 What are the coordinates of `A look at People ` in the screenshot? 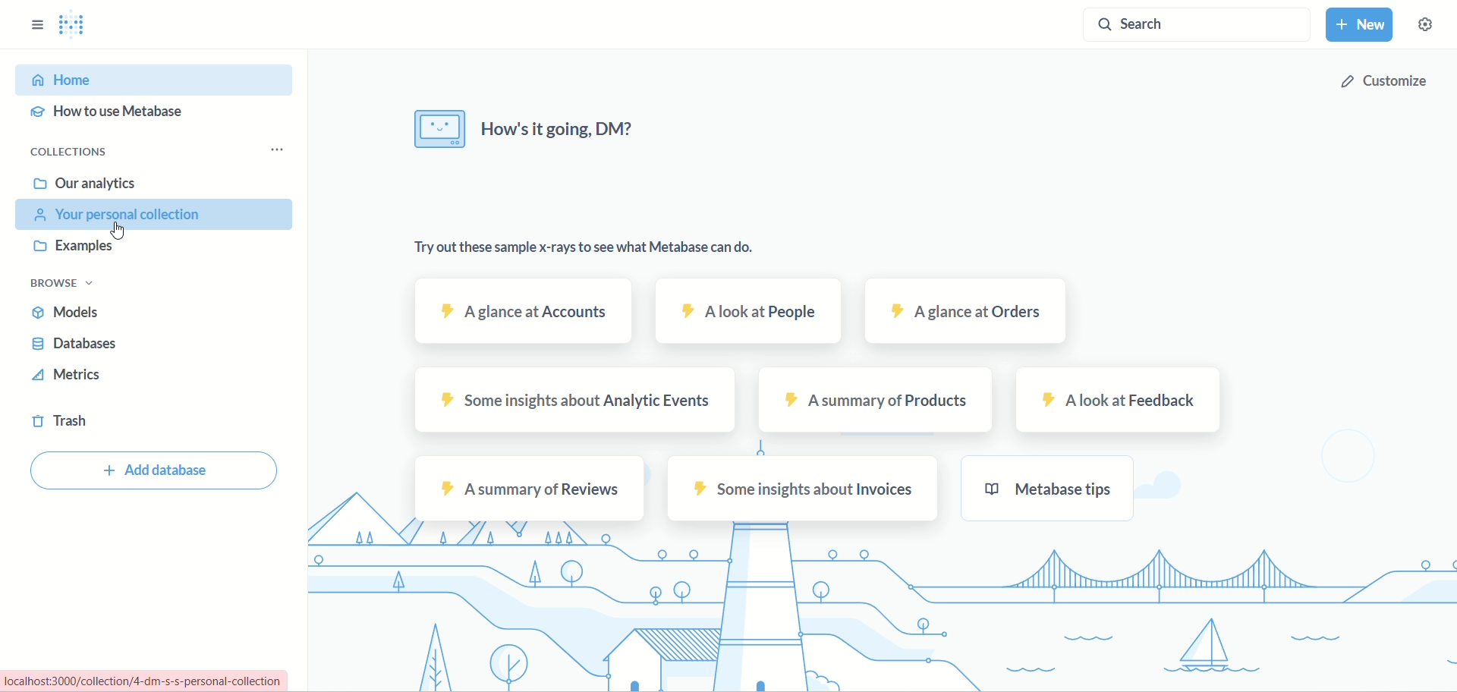 It's located at (746, 313).